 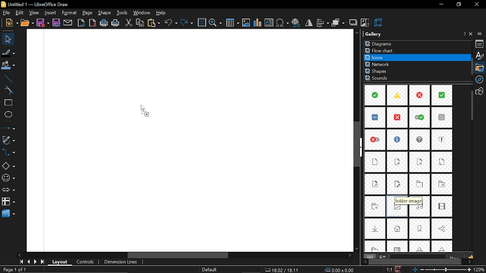 I want to click on ellipse, so click(x=7, y=115).